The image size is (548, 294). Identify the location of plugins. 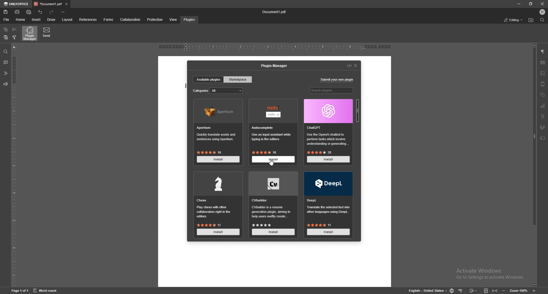
(190, 19).